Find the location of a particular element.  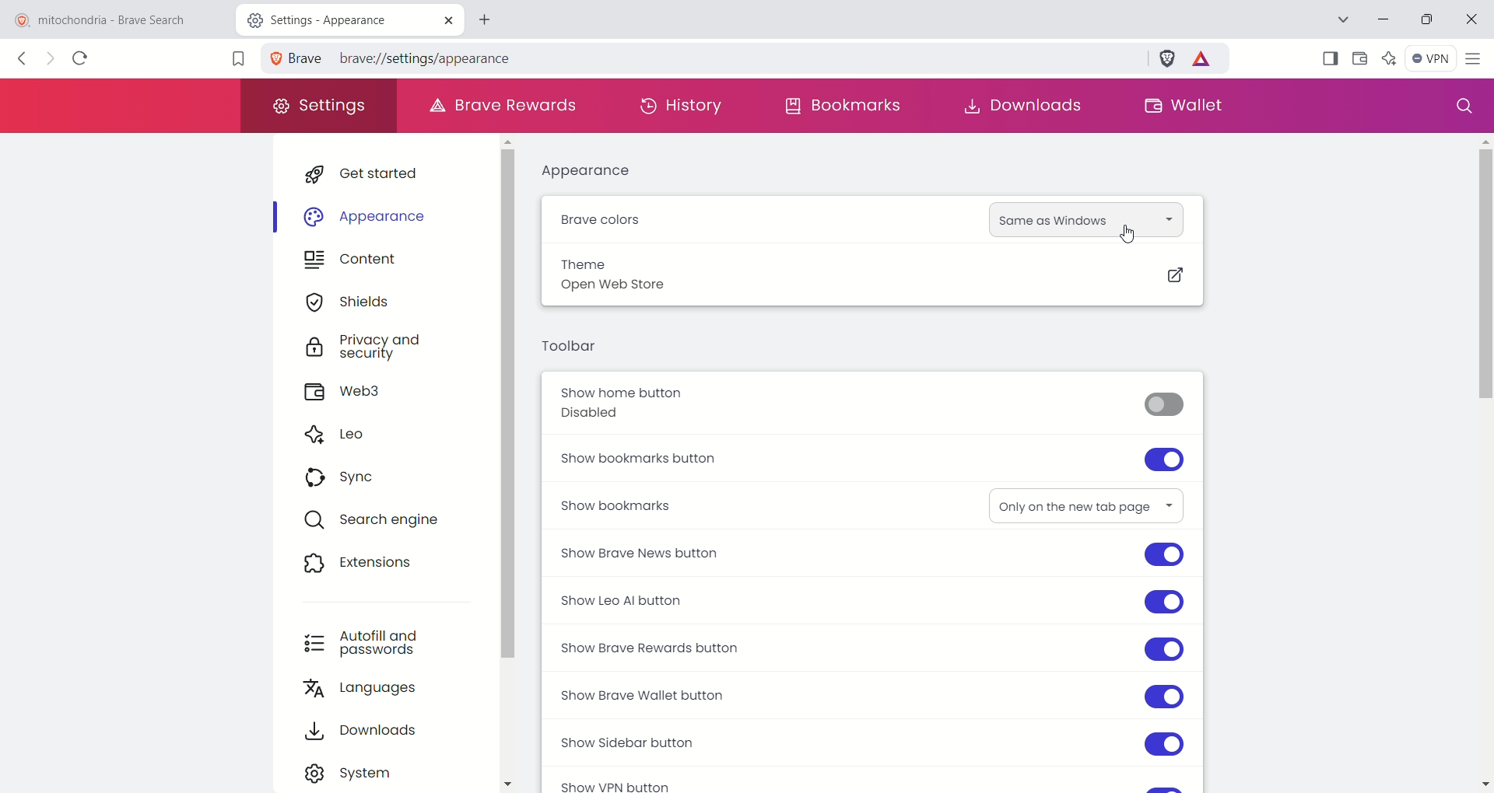

brave rewards is located at coordinates (505, 105).